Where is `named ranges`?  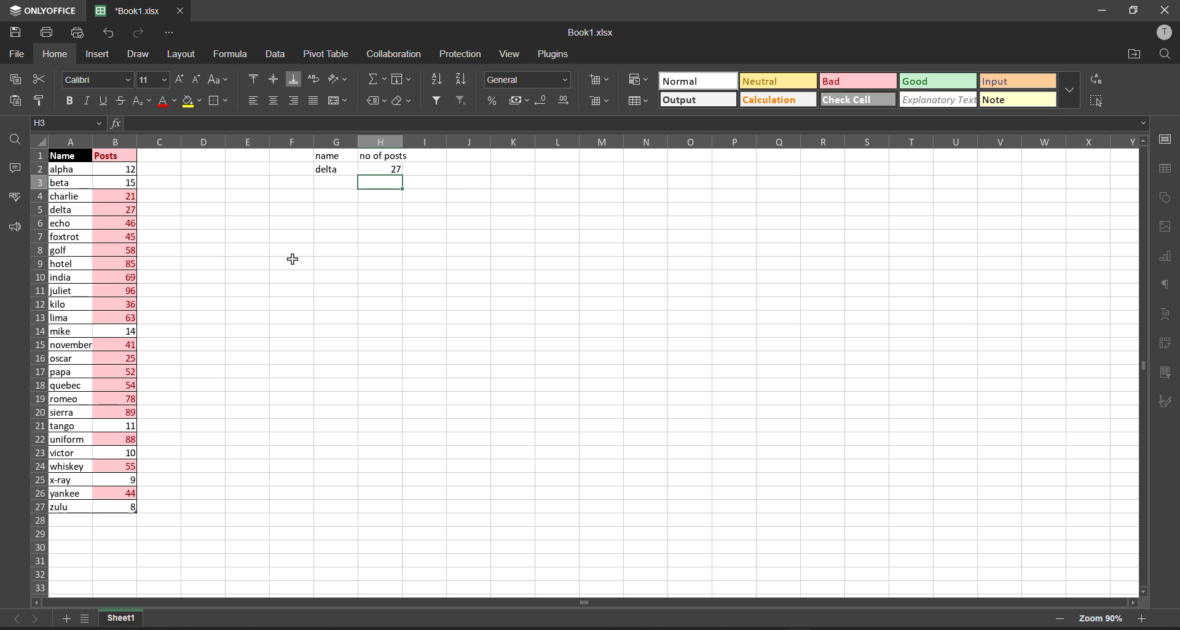
named ranges is located at coordinates (376, 101).